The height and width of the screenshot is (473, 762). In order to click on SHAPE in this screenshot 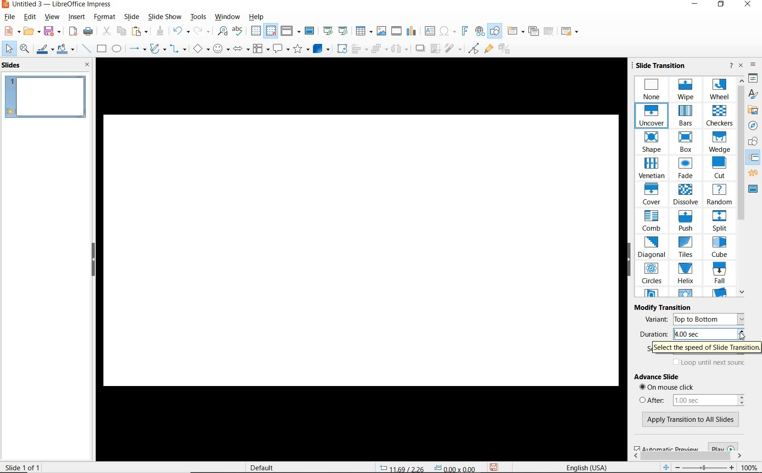, I will do `click(652, 142)`.